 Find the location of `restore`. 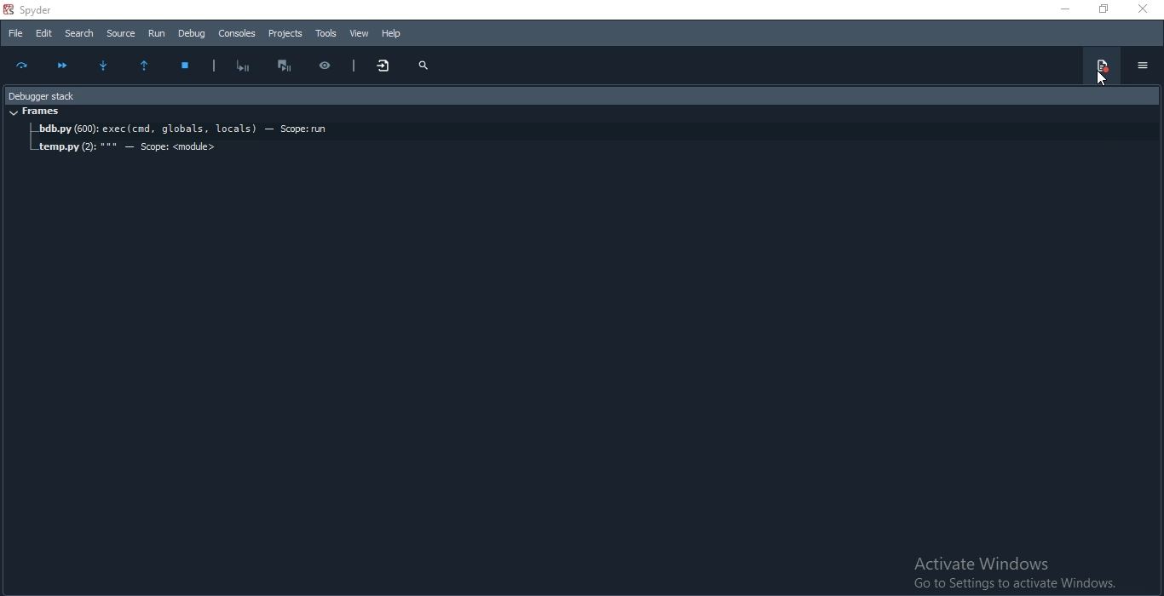

restore is located at coordinates (1099, 9).